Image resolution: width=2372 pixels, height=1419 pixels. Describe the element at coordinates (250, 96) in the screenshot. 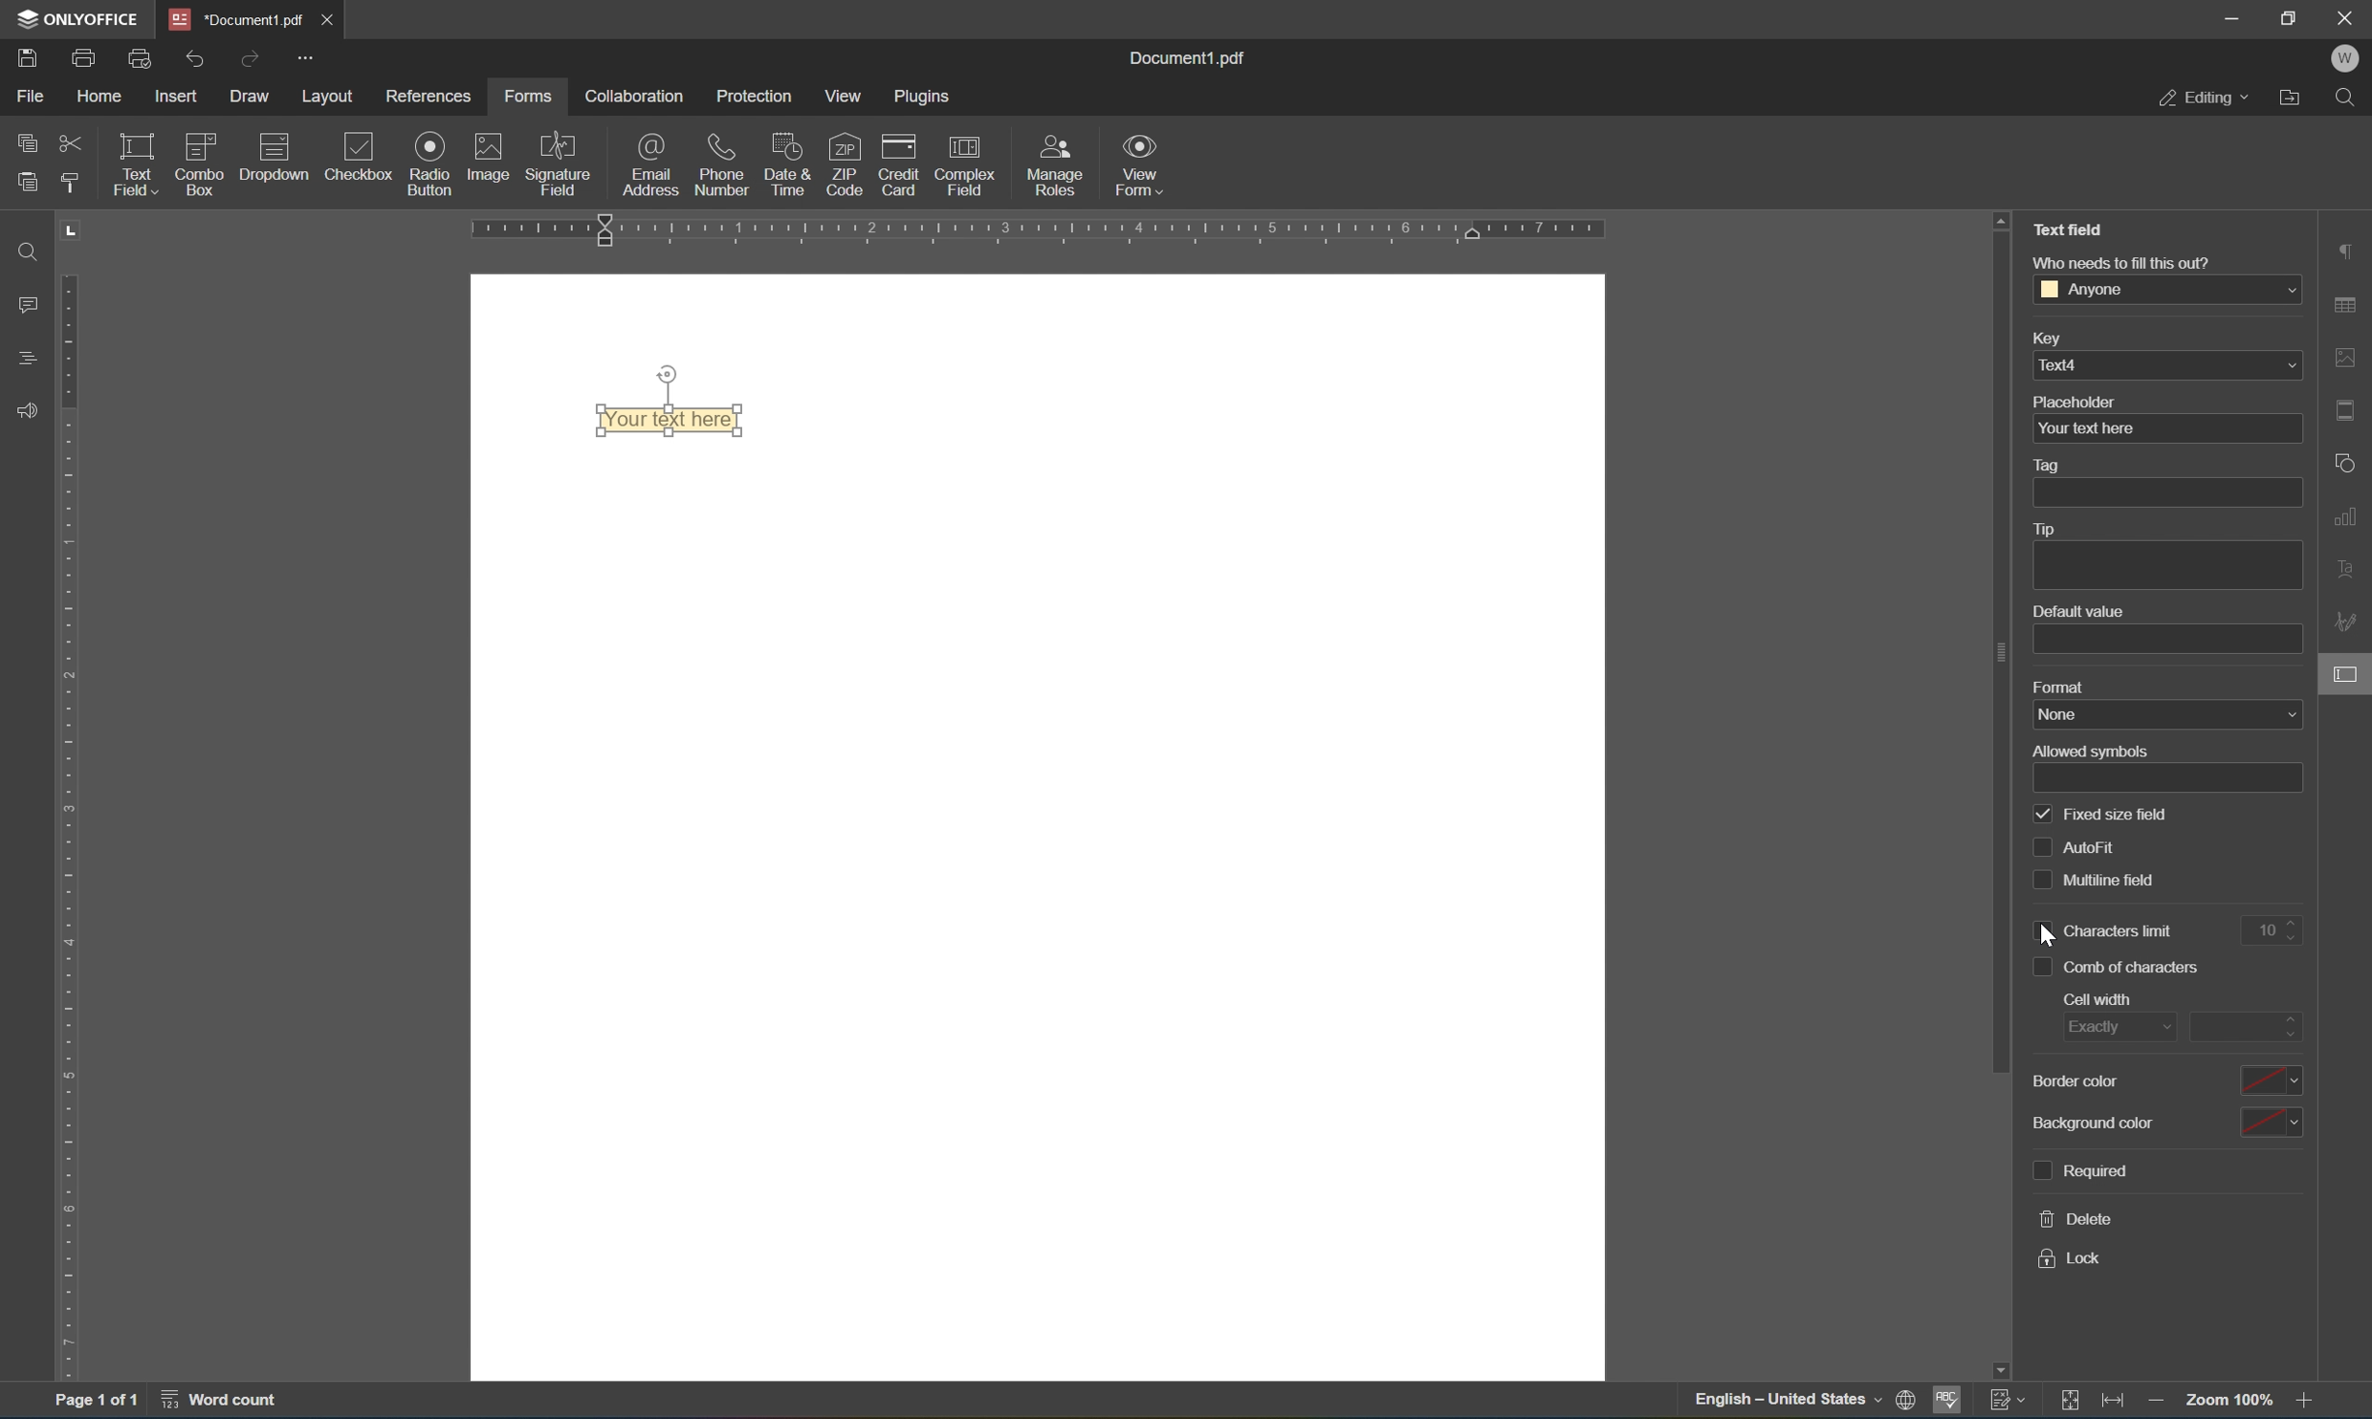

I see `draw` at that location.